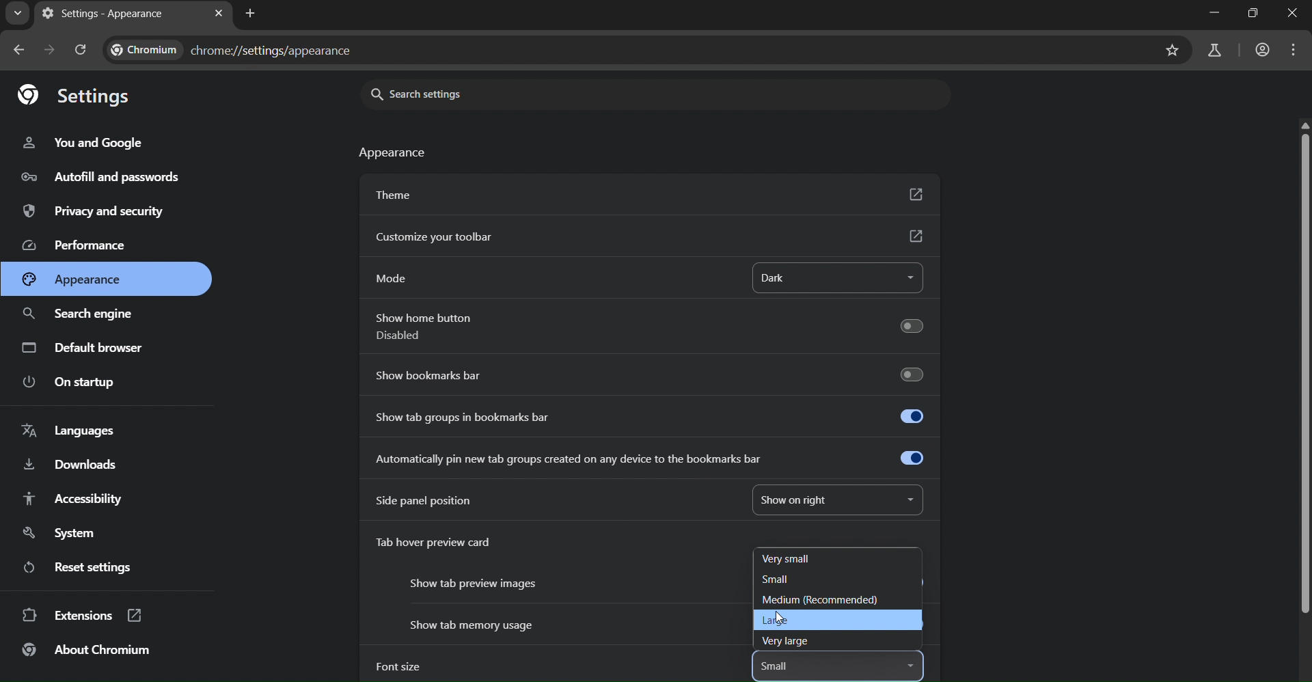 The image size is (1312, 682). Describe the element at coordinates (475, 583) in the screenshot. I see `show tab preview images` at that location.